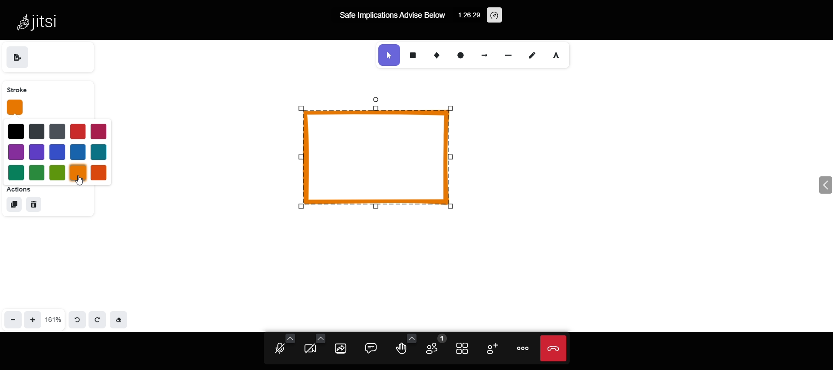 The width and height of the screenshot is (833, 370). Describe the element at coordinates (468, 16) in the screenshot. I see `1:26:29` at that location.